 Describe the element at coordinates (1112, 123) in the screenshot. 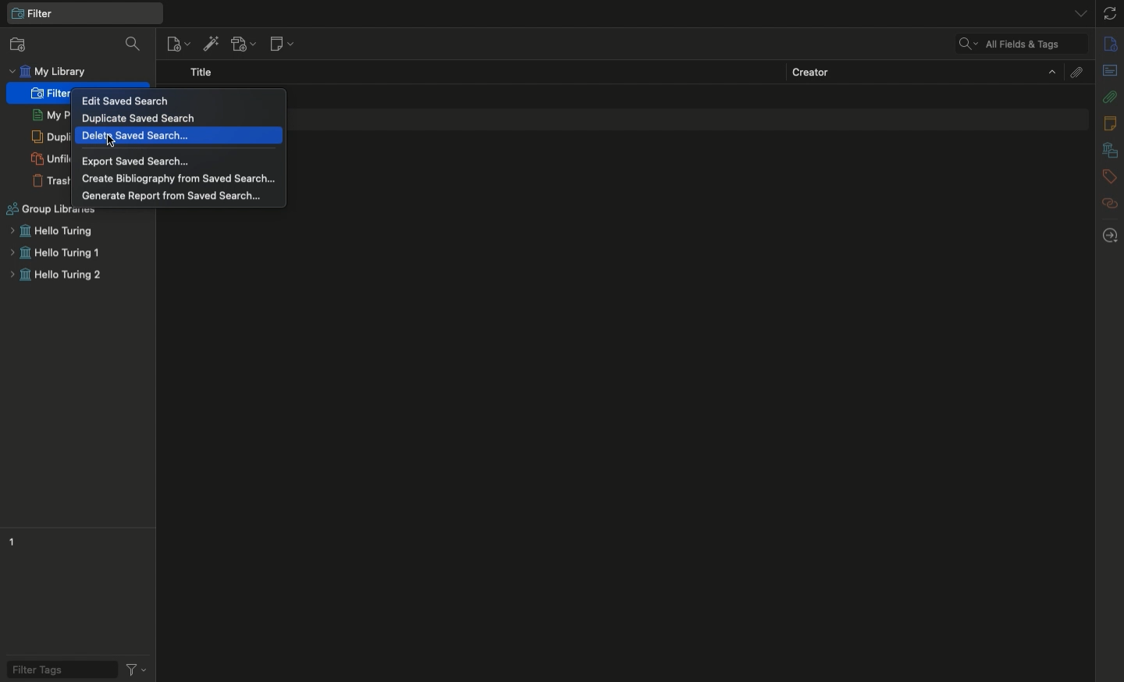

I see `Notes` at that location.